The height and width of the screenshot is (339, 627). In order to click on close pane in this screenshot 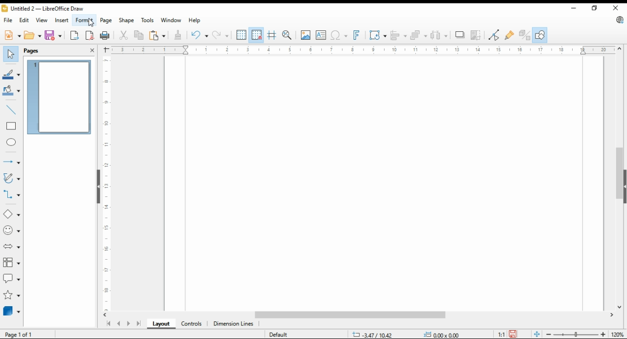, I will do `click(93, 50)`.